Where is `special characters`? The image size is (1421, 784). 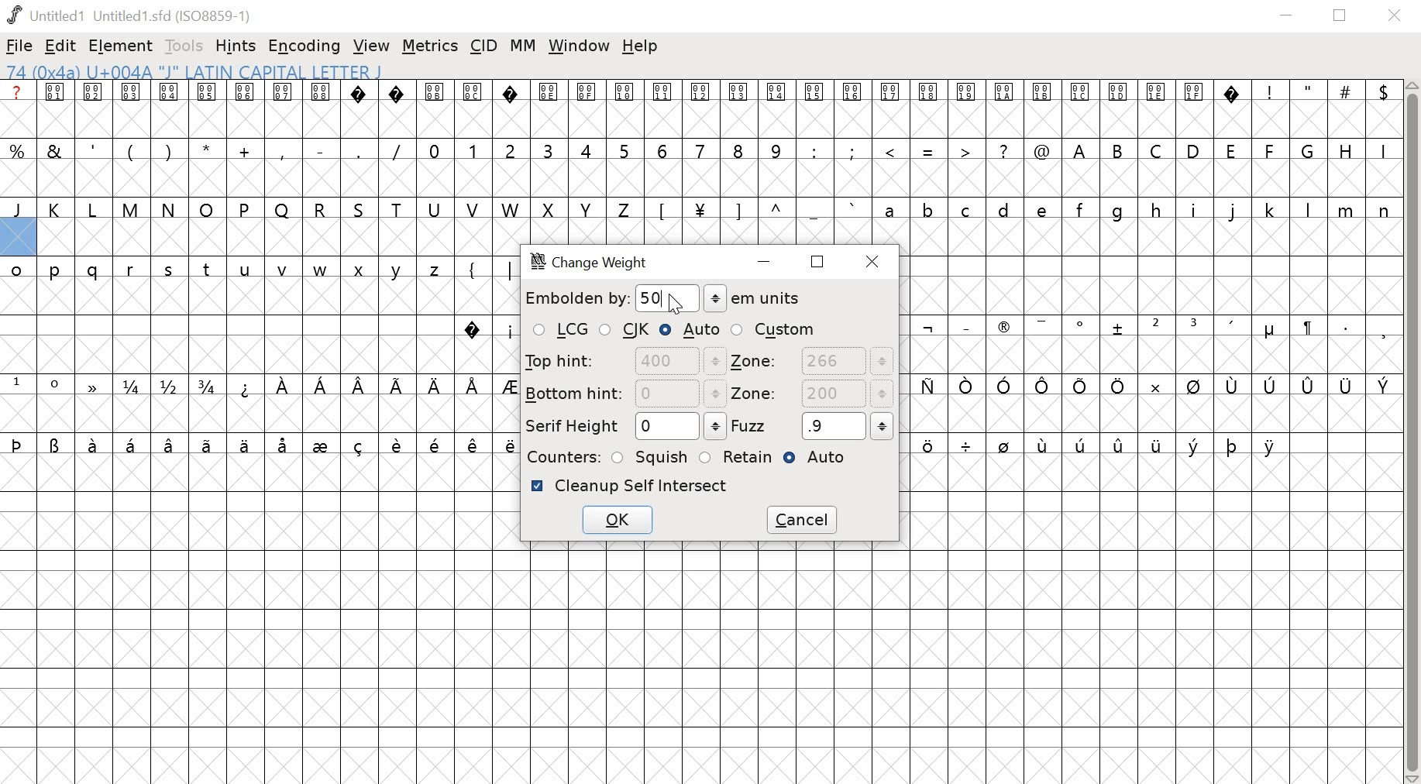 special characters is located at coordinates (208, 149).